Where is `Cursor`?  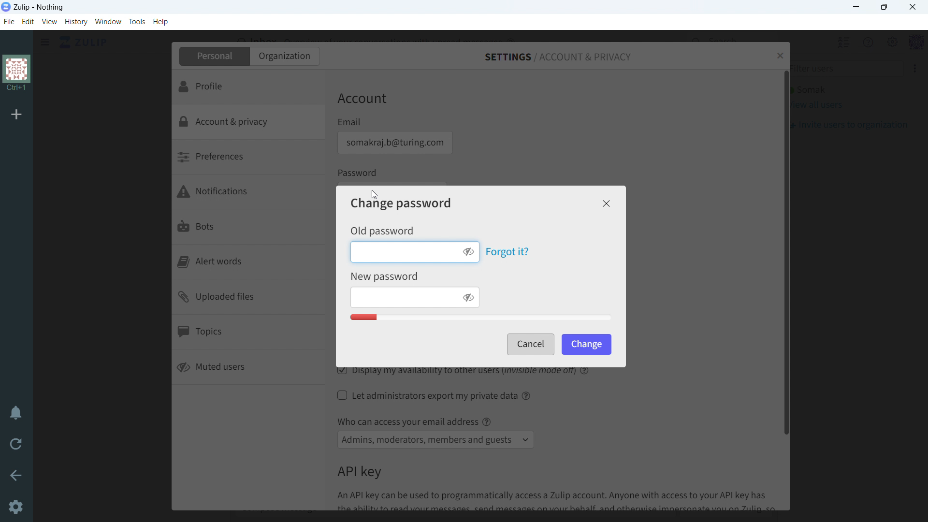 Cursor is located at coordinates (374, 194).